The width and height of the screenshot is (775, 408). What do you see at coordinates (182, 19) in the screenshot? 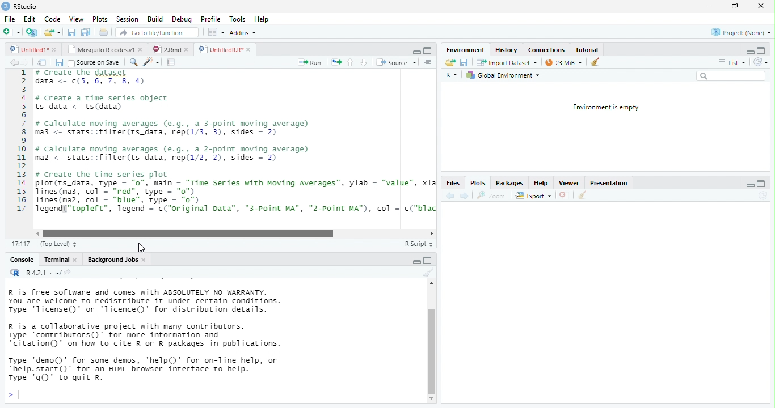
I see `Debug` at bounding box center [182, 19].